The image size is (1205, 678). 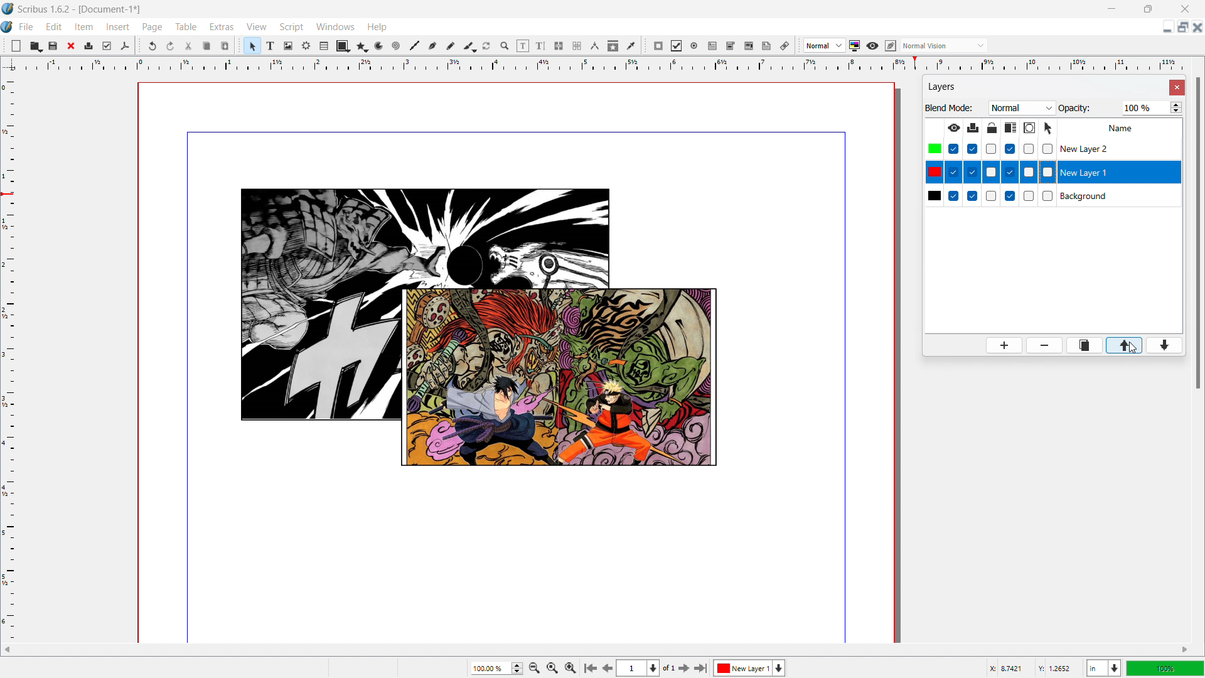 What do you see at coordinates (334, 26) in the screenshot?
I see `windows` at bounding box center [334, 26].